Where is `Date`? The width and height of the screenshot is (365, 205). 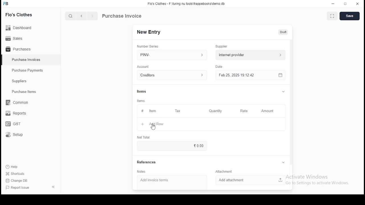 Date is located at coordinates (220, 67).